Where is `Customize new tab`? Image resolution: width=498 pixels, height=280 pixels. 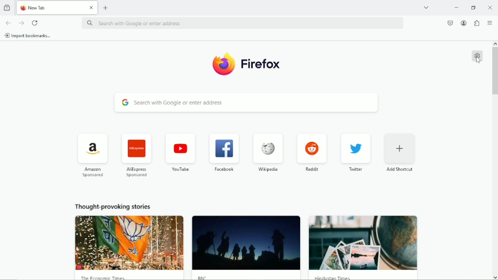 Customize new tab is located at coordinates (477, 54).